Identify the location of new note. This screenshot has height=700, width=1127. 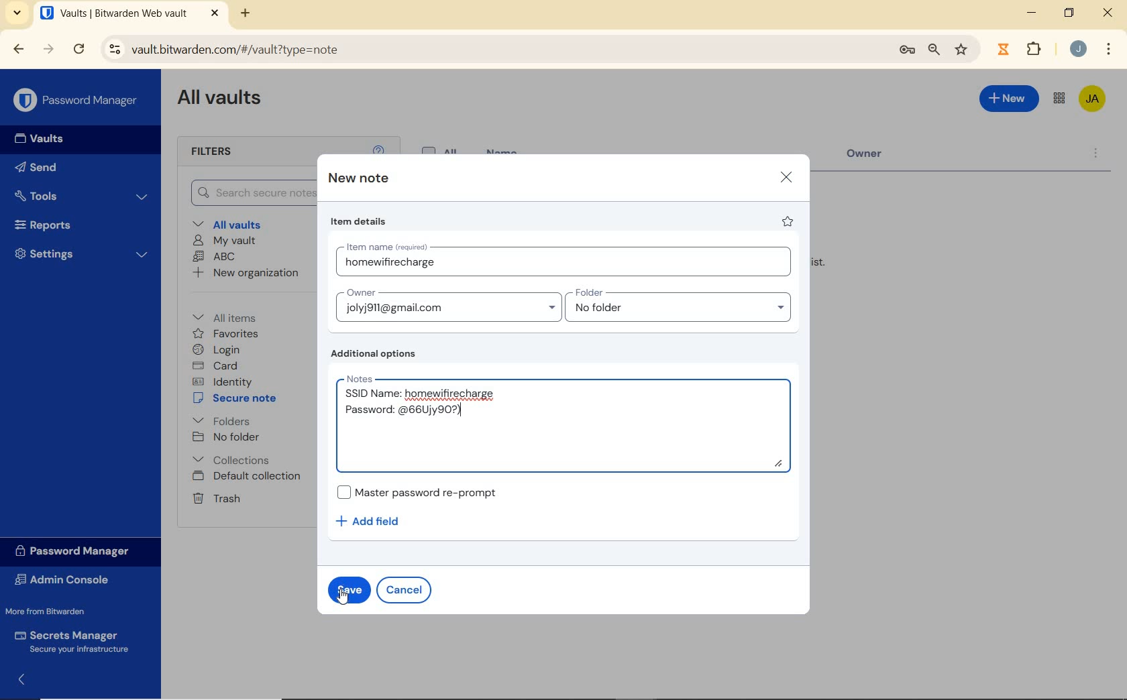
(357, 178).